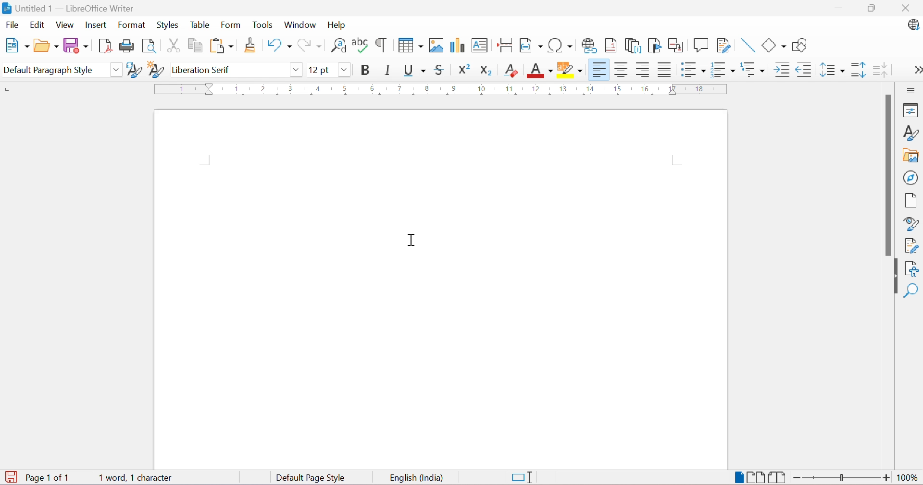 The image size is (923, 485). Describe the element at coordinates (296, 72) in the screenshot. I see `Drop Down` at that location.